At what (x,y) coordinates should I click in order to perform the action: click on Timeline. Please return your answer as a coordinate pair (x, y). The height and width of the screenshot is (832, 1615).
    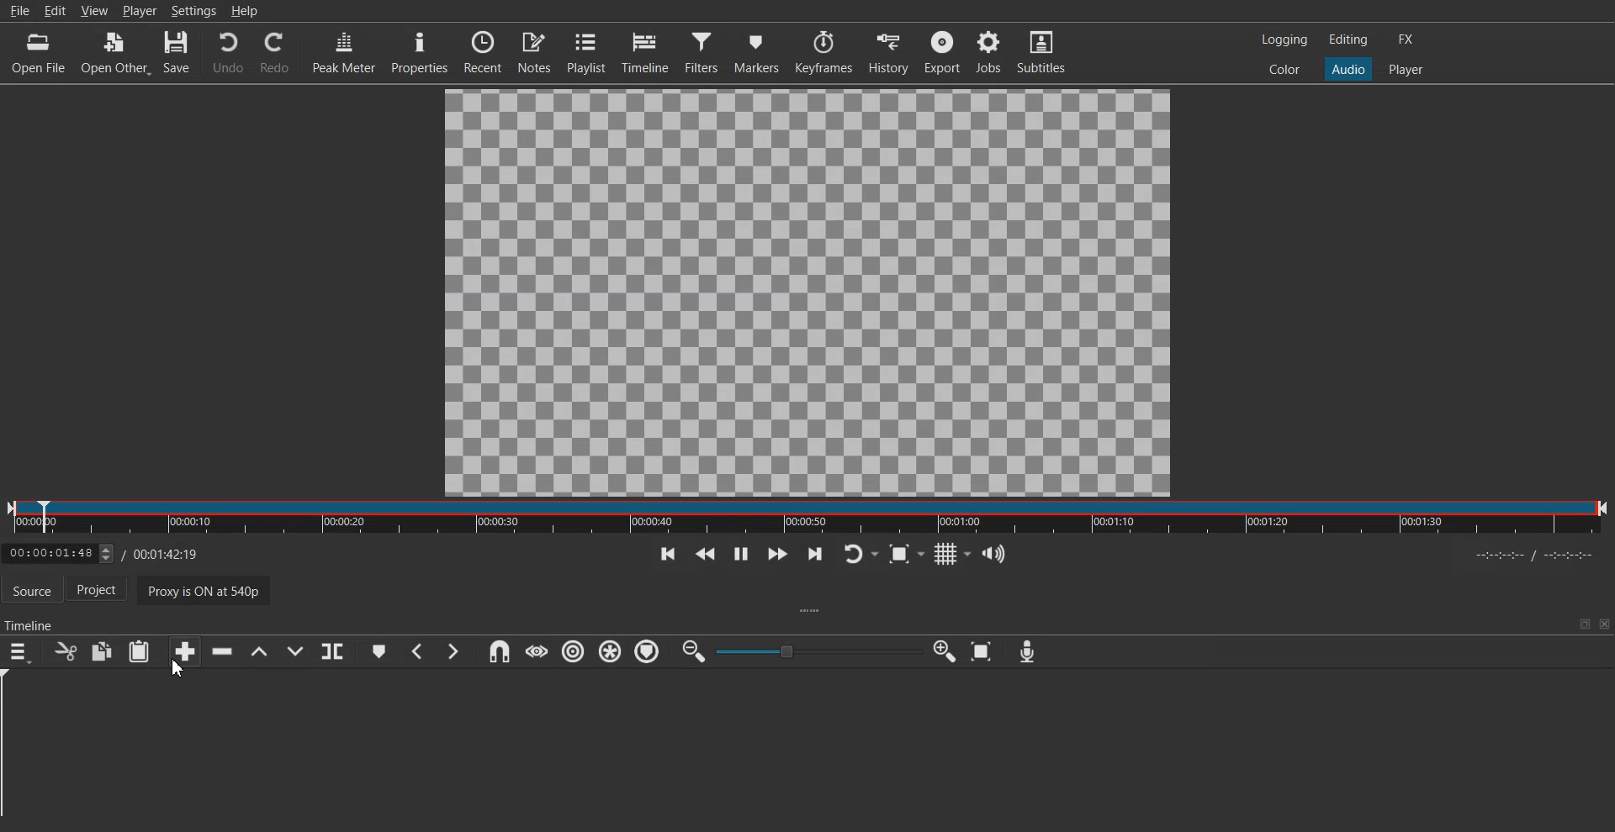
    Looking at the image, I should click on (649, 51).